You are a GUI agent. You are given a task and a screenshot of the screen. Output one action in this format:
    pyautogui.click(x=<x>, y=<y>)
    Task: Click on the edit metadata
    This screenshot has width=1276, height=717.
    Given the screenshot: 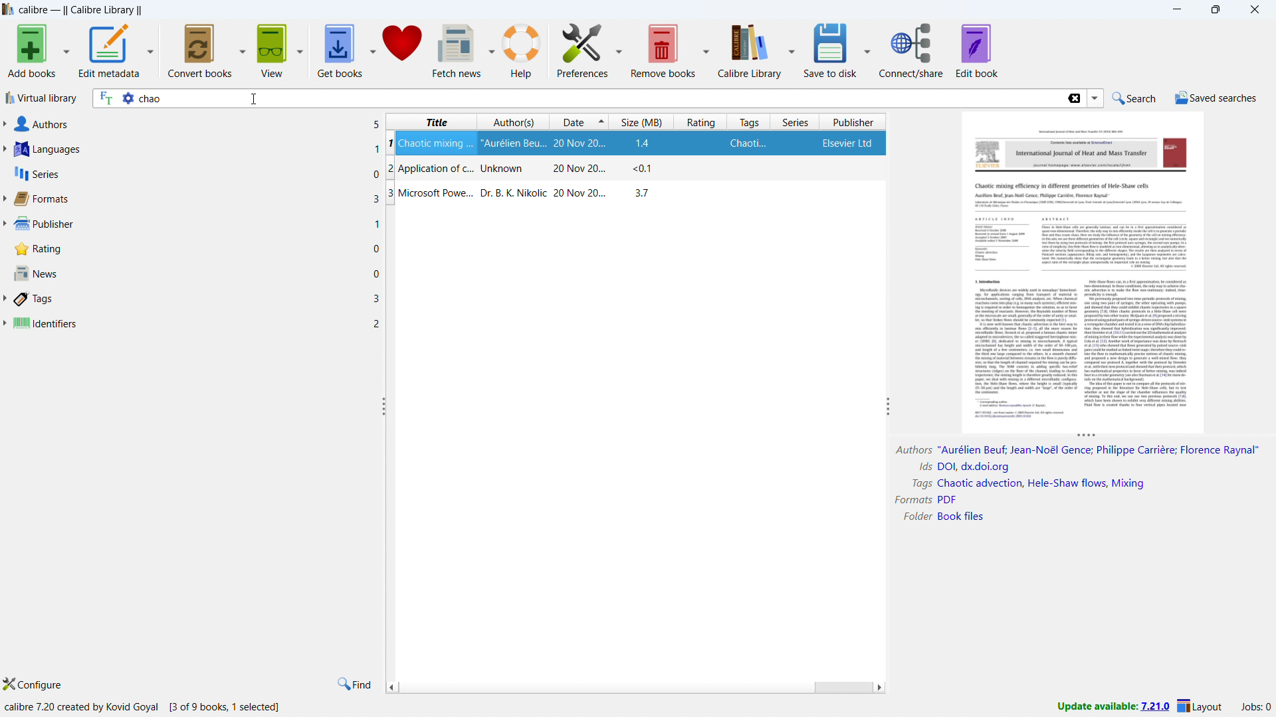 What is the action you would take?
    pyautogui.click(x=109, y=50)
    